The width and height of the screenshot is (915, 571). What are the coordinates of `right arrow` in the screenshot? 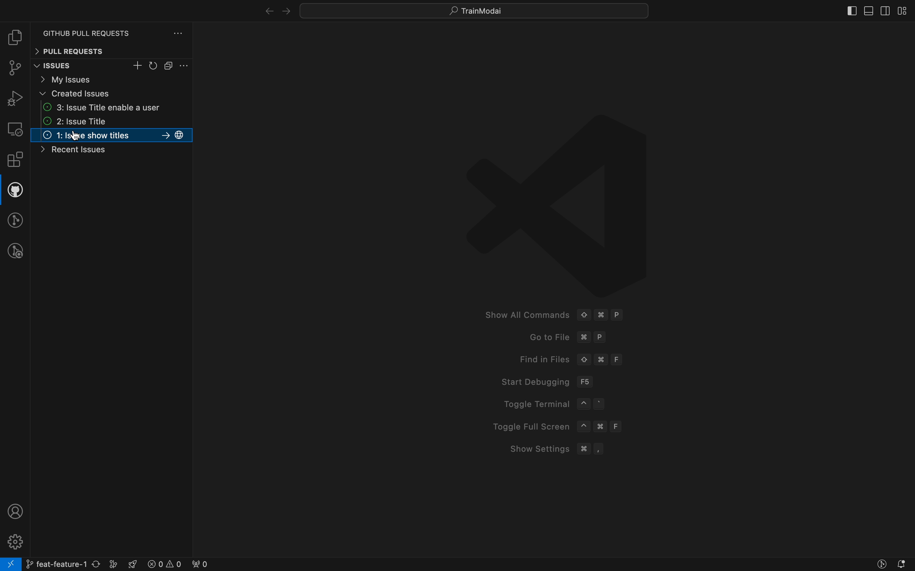 It's located at (265, 9).